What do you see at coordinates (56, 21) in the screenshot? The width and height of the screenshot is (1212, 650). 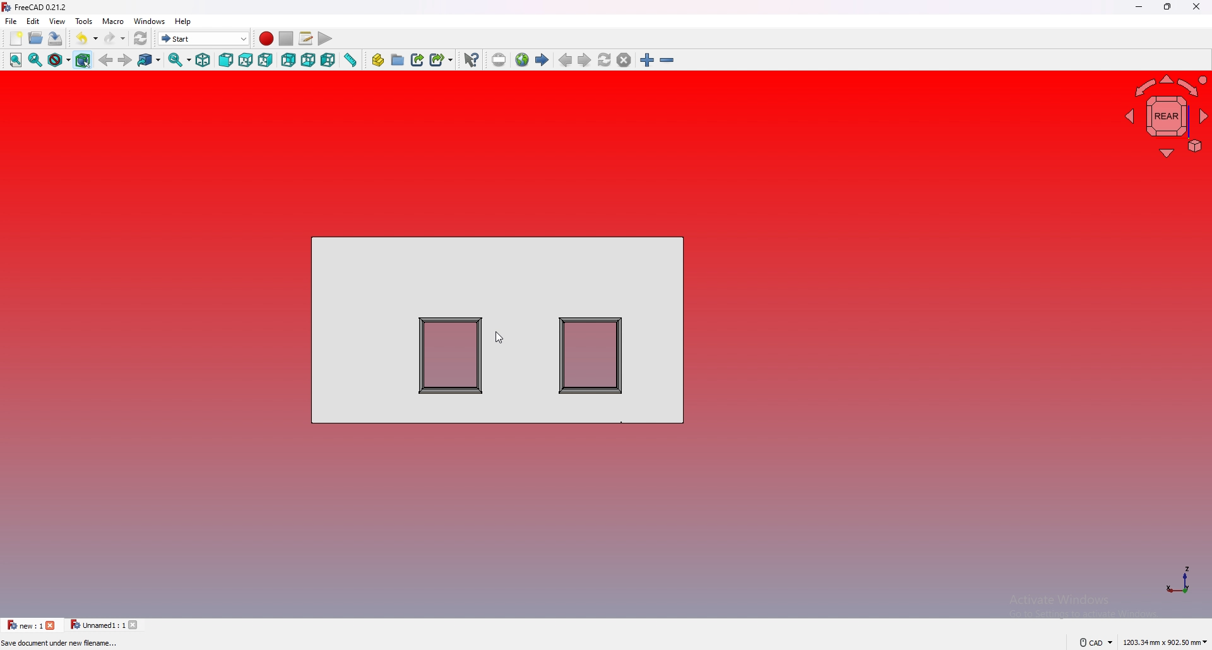 I see `view` at bounding box center [56, 21].